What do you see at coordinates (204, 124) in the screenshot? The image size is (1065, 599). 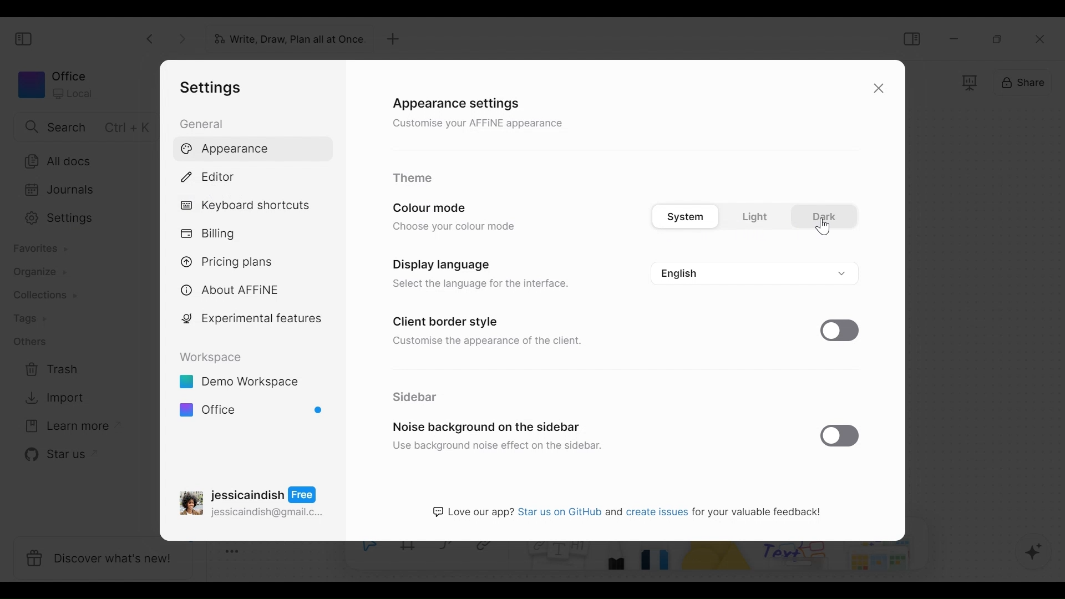 I see `General` at bounding box center [204, 124].